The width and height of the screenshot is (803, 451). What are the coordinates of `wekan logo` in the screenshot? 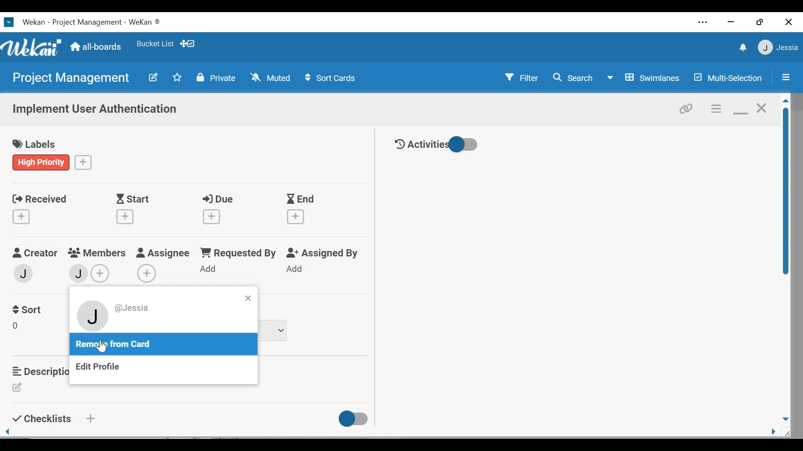 It's located at (8, 22).